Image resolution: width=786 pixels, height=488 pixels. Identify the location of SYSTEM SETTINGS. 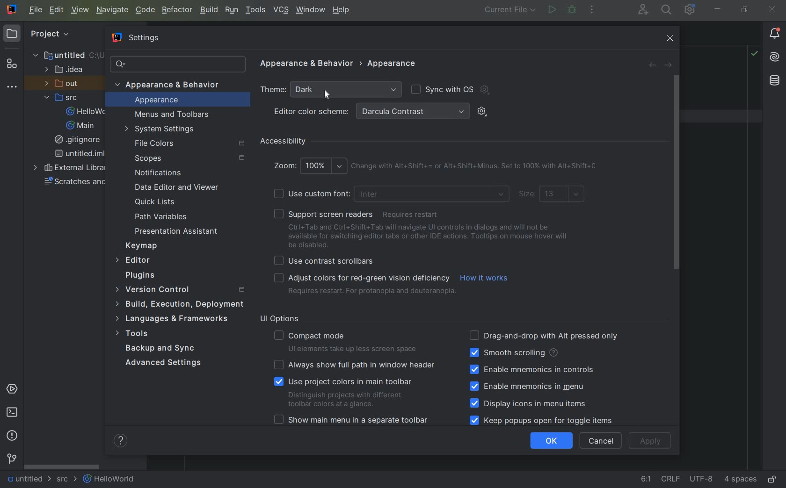
(161, 129).